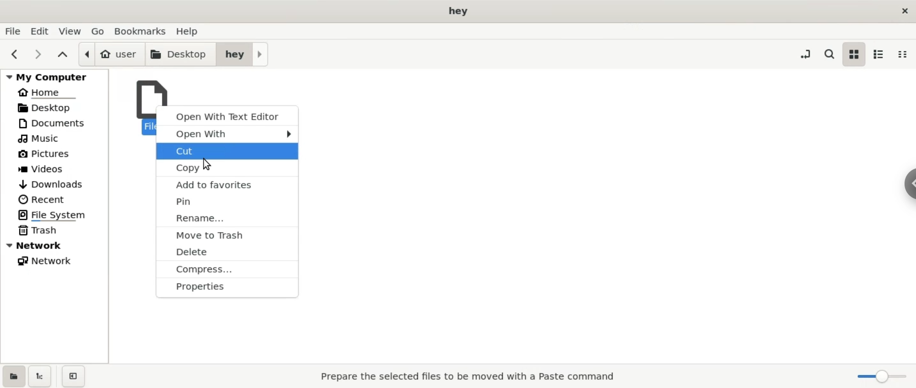 This screenshot has width=916, height=388. What do you see at coordinates (208, 164) in the screenshot?
I see `cursor` at bounding box center [208, 164].